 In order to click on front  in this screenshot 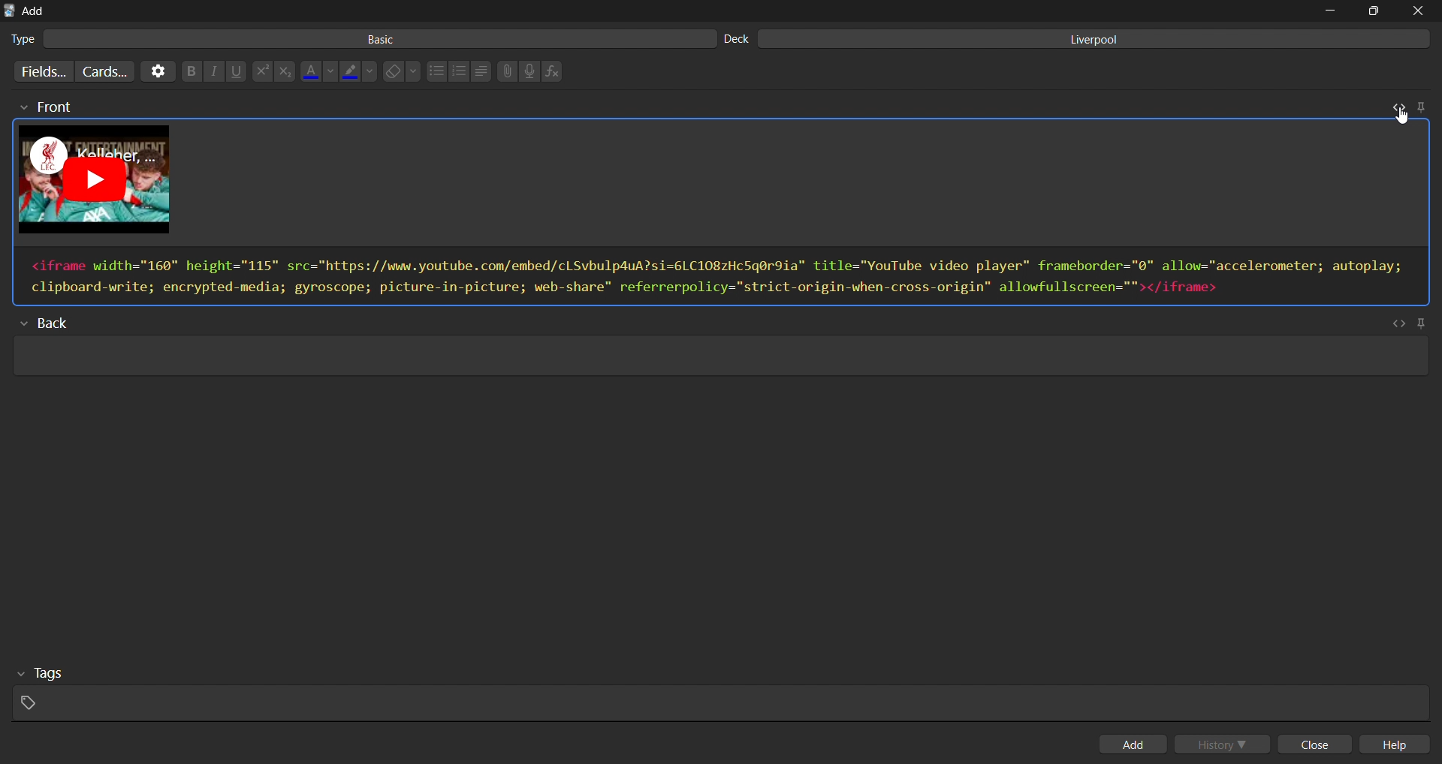, I will do `click(44, 107)`.